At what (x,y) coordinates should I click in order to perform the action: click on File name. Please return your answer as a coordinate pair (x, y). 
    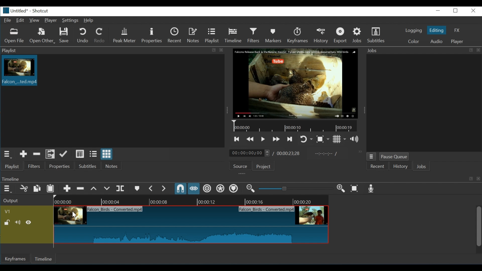
    Looking at the image, I should click on (14, 11).